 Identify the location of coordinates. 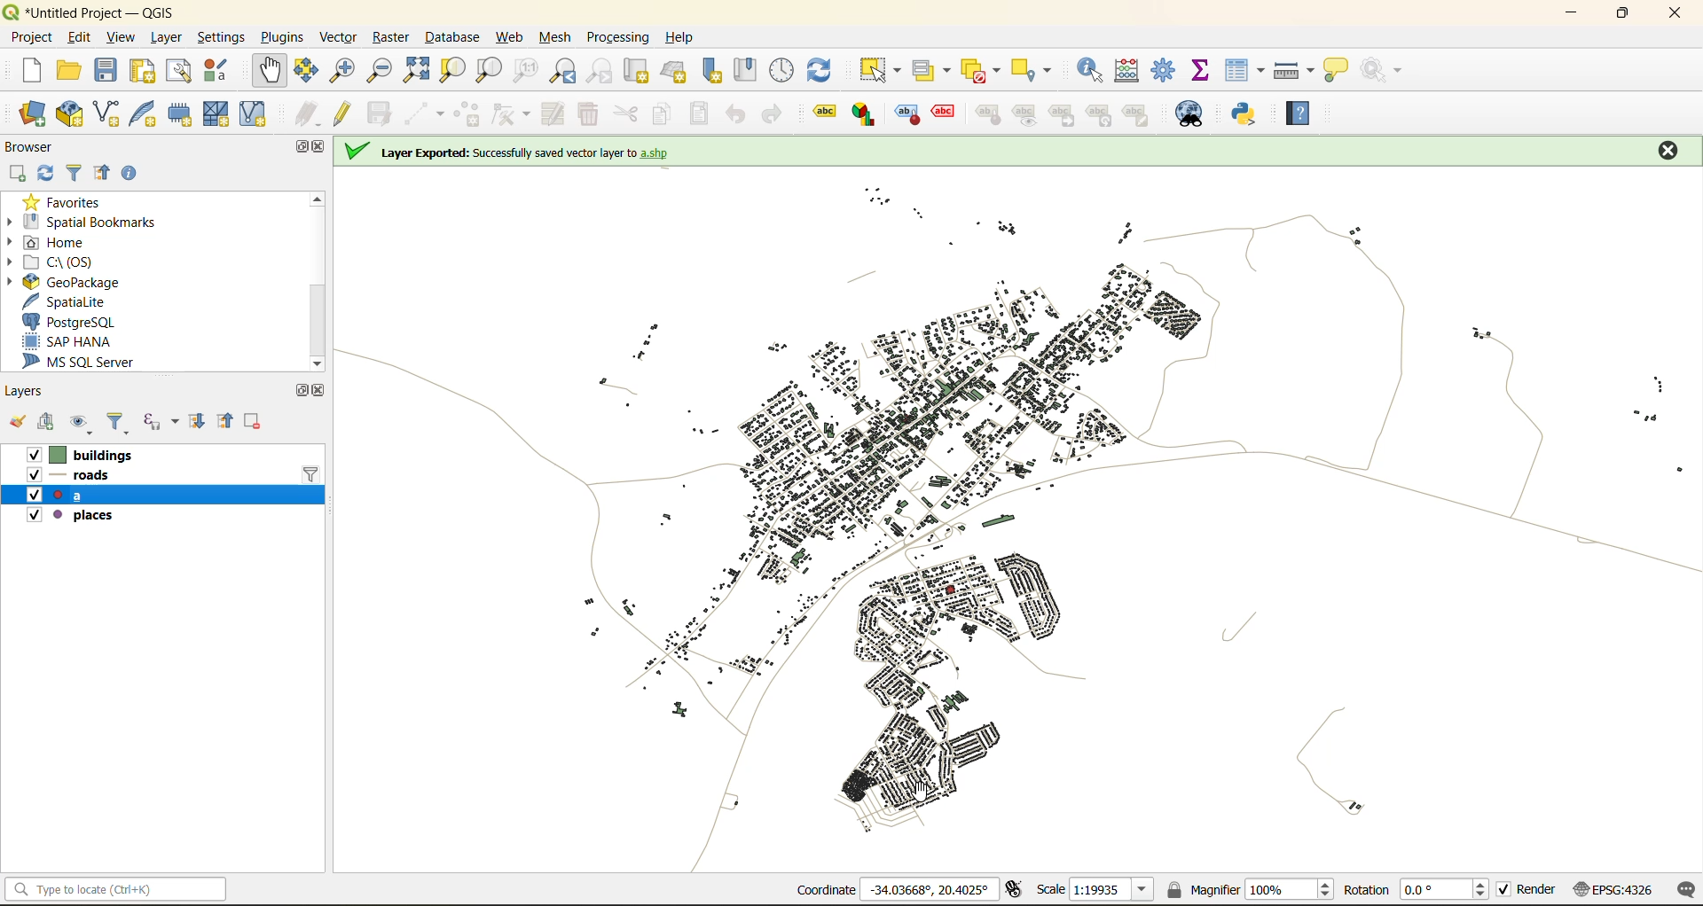
(887, 889).